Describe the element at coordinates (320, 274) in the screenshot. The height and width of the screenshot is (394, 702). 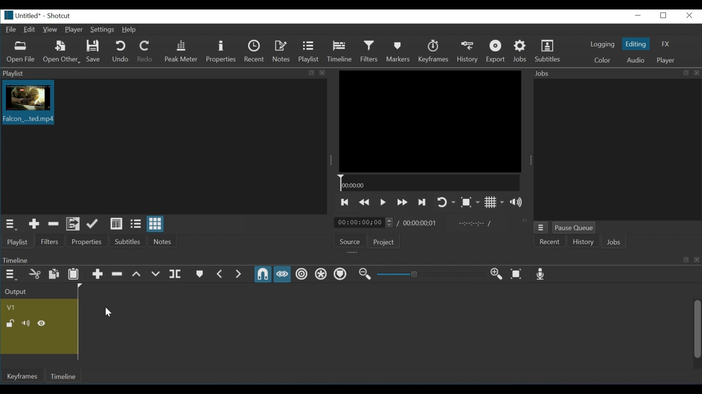
I see `Ripple all tracks` at that location.